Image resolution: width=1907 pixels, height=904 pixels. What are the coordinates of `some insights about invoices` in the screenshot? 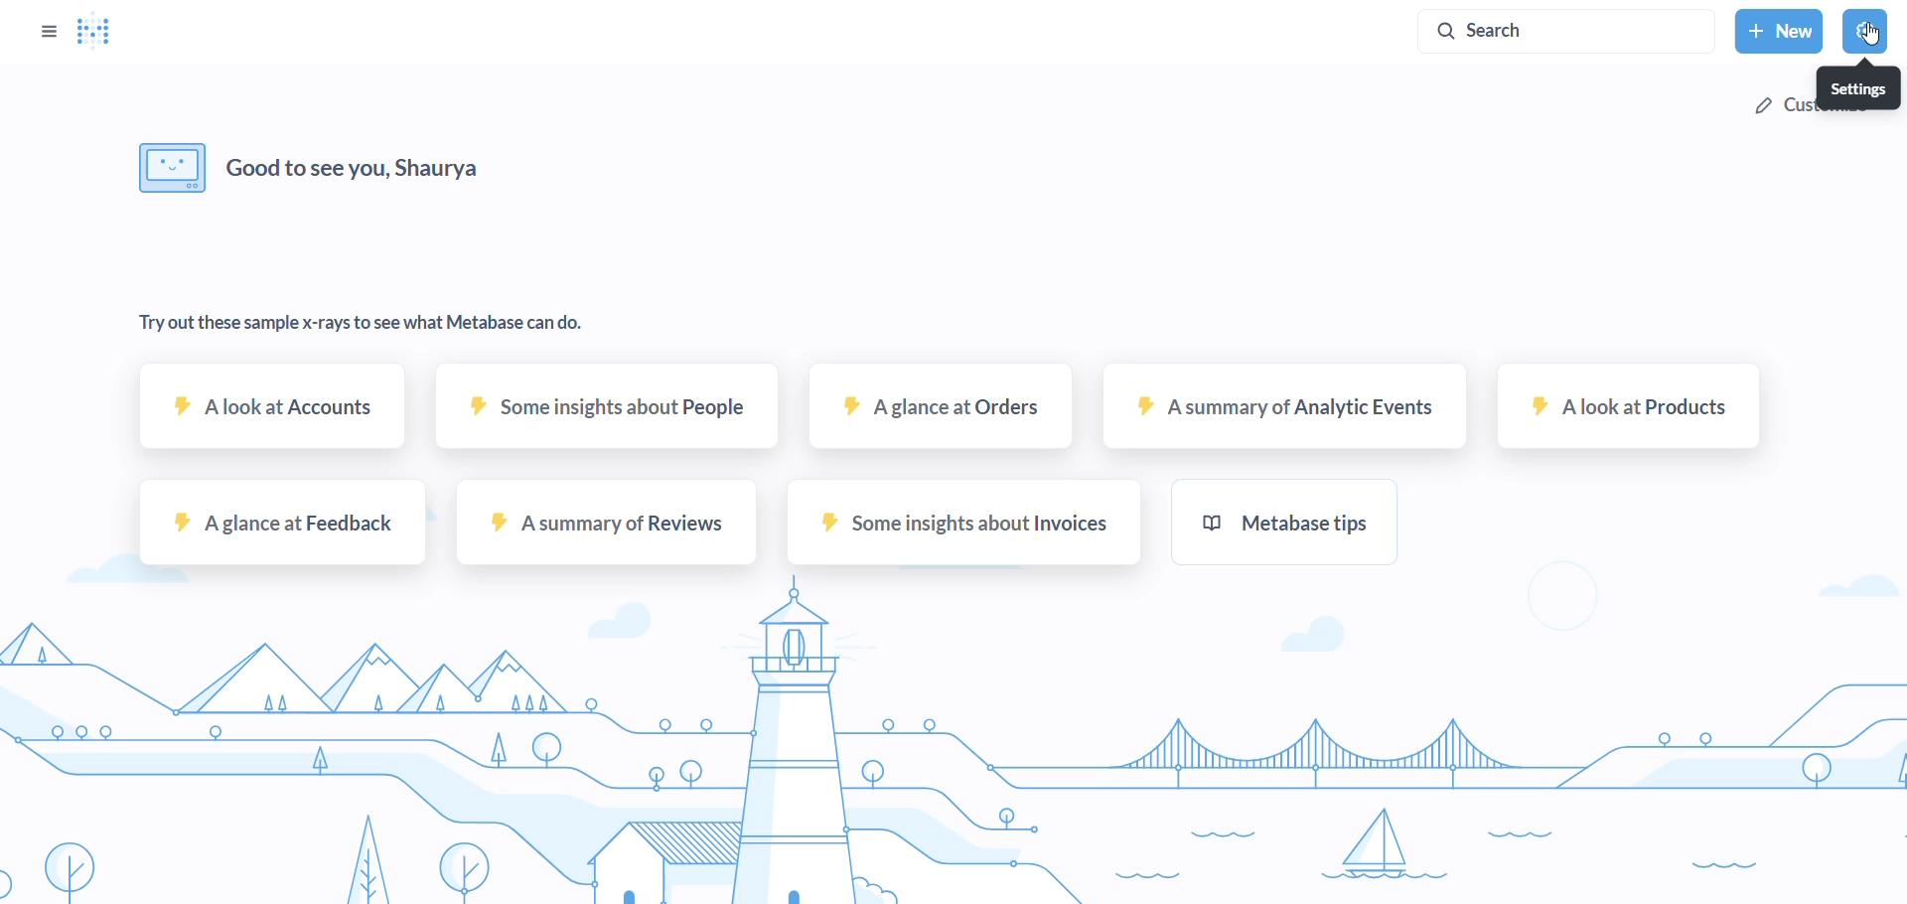 It's located at (951, 528).